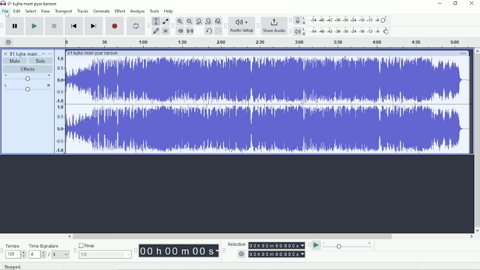 Image resolution: width=480 pixels, height=270 pixels. What do you see at coordinates (135, 250) in the screenshot?
I see `Audacity time toolbar` at bounding box center [135, 250].